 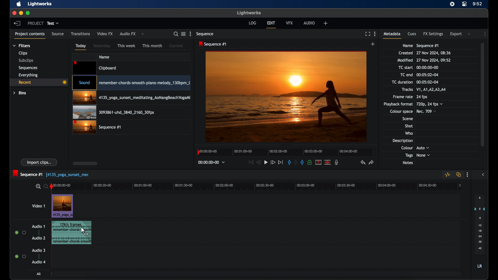 What do you see at coordinates (281, 162) in the screenshot?
I see `jump to end` at bounding box center [281, 162].